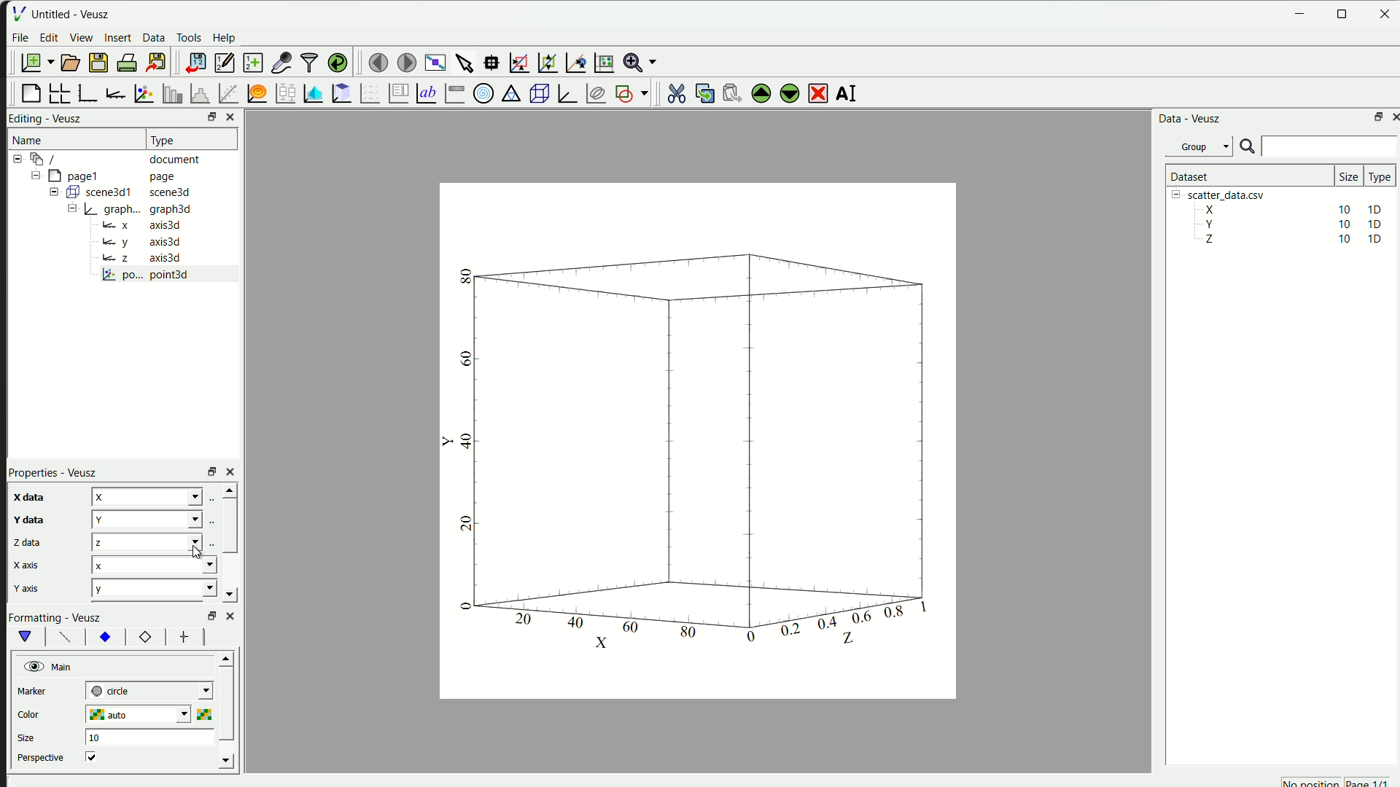 The image size is (1400, 787). What do you see at coordinates (95, 756) in the screenshot?
I see `checkbox` at bounding box center [95, 756].